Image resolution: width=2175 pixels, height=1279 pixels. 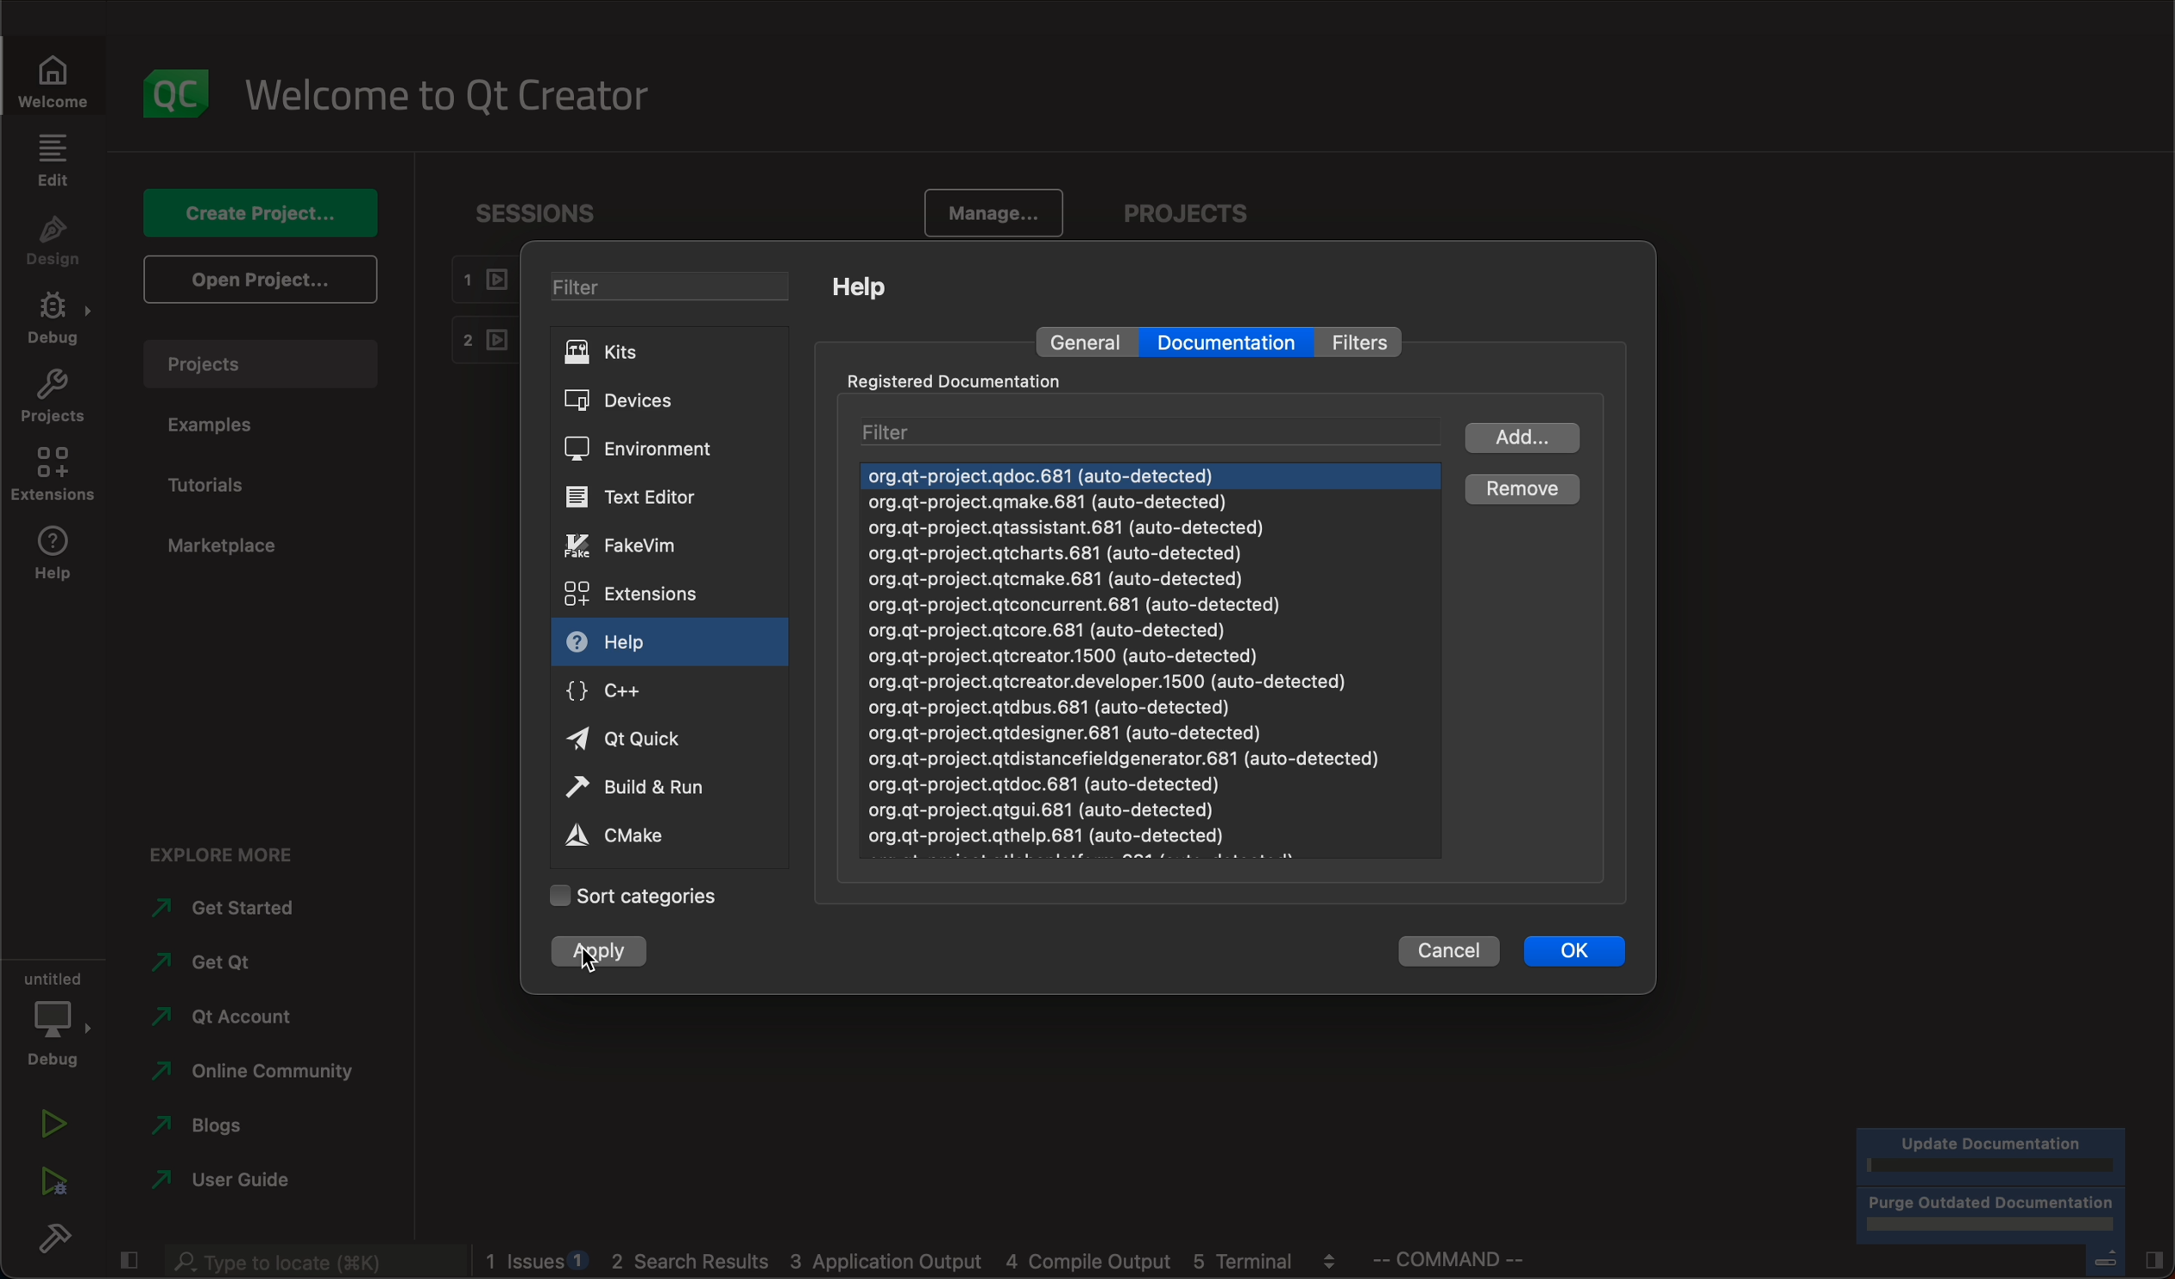 What do you see at coordinates (648, 498) in the screenshot?
I see `text` at bounding box center [648, 498].